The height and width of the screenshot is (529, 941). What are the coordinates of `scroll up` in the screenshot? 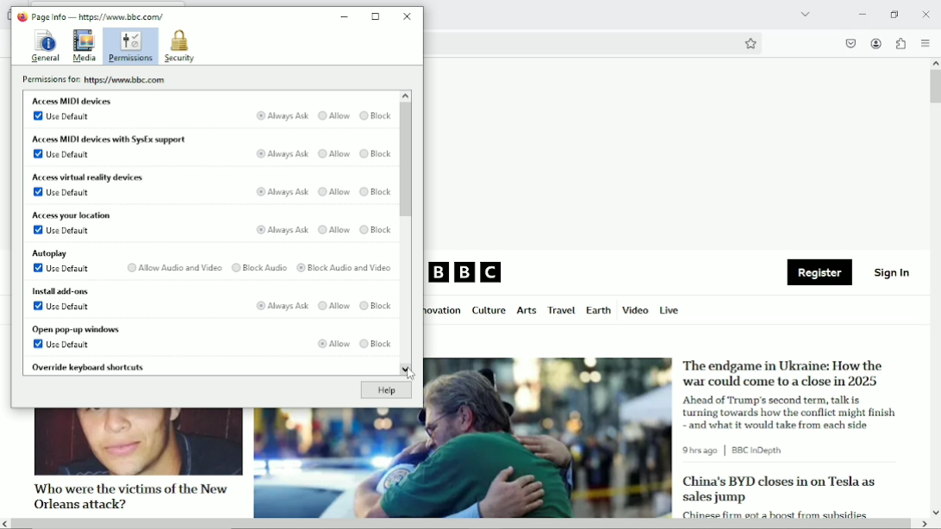 It's located at (935, 63).